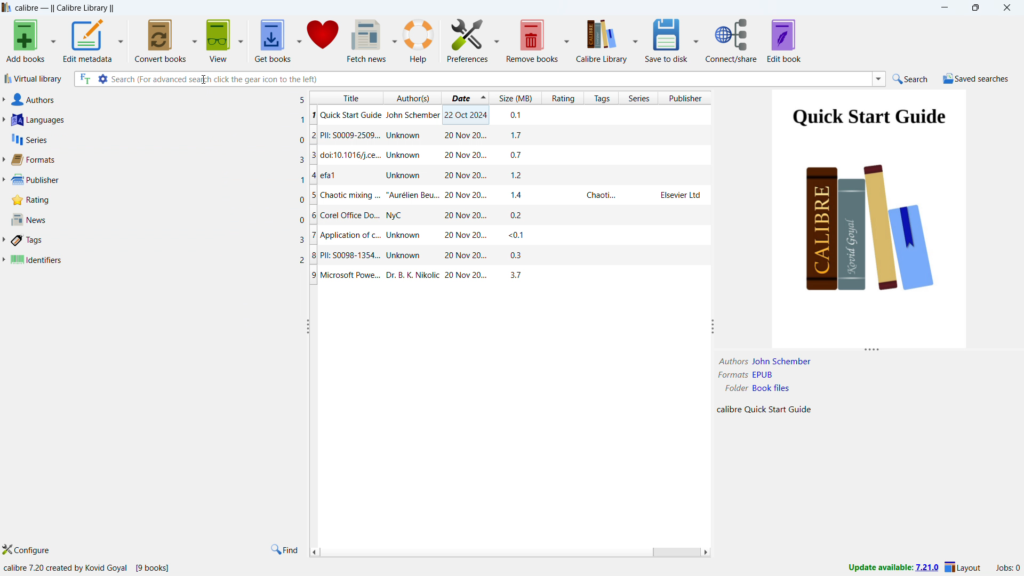  I want to click on efa1, so click(511, 175).